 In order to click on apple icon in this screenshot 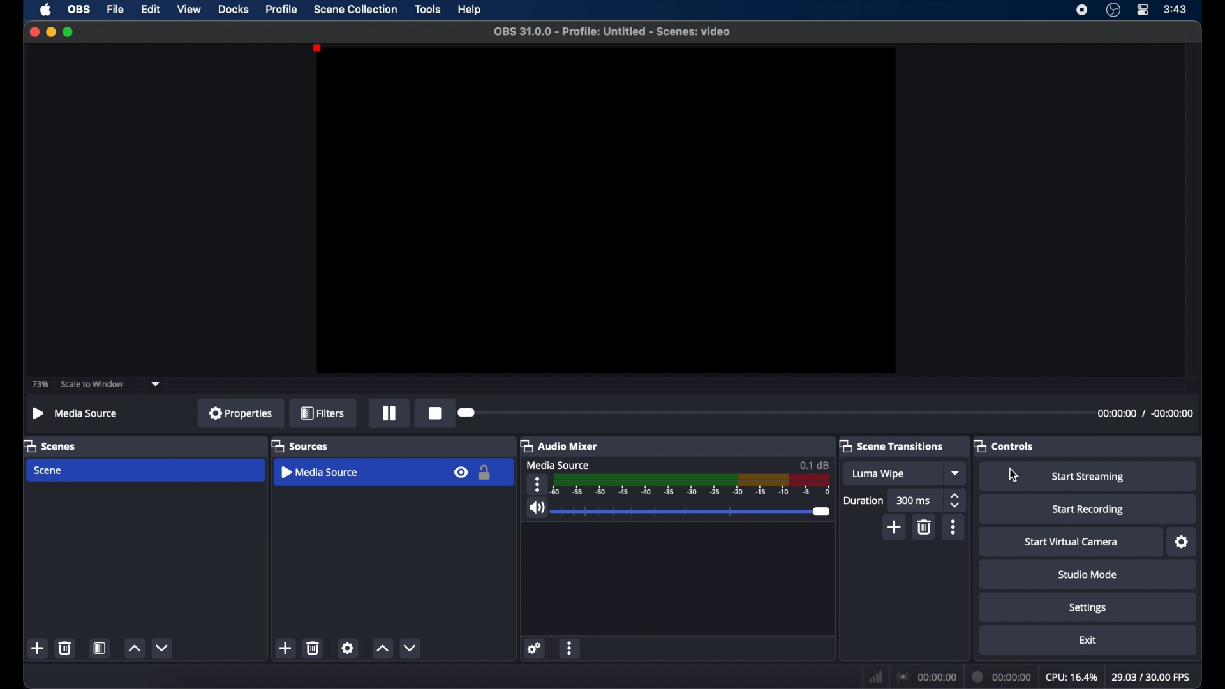, I will do `click(47, 10)`.